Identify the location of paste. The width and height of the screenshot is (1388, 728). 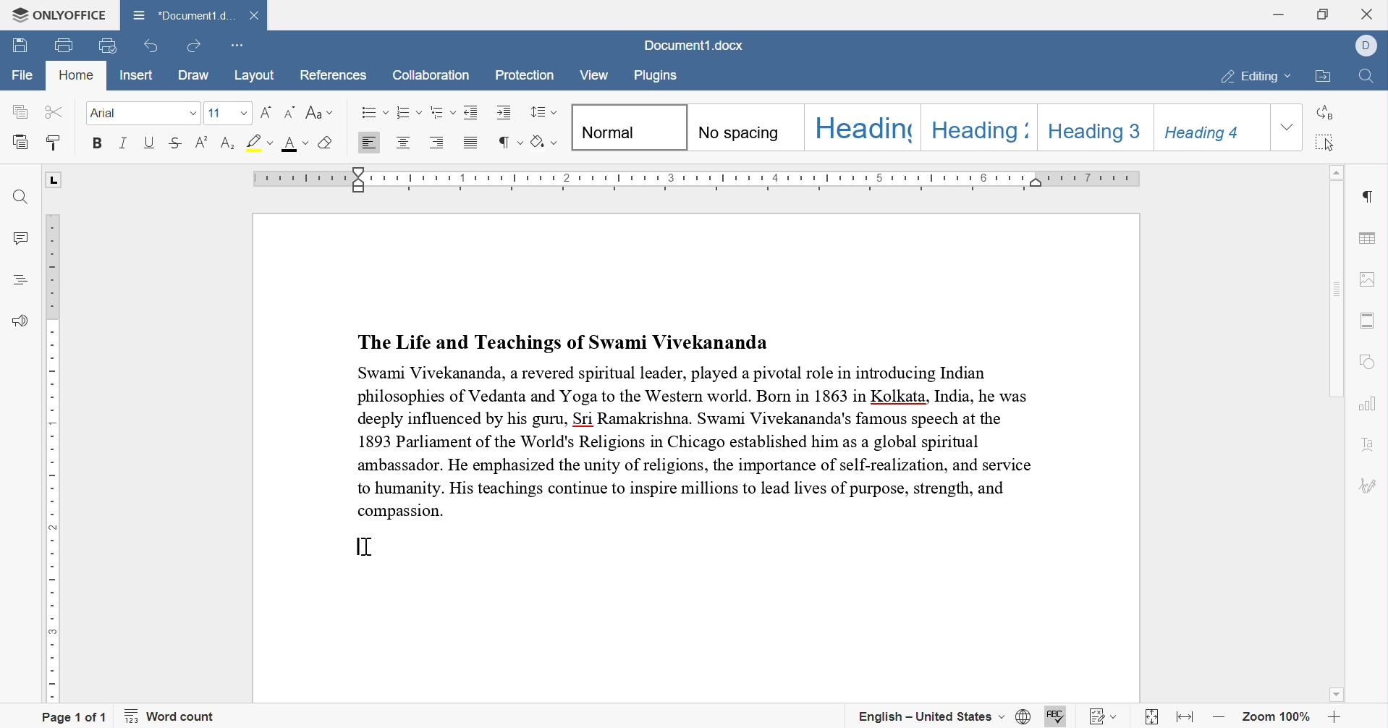
(21, 141).